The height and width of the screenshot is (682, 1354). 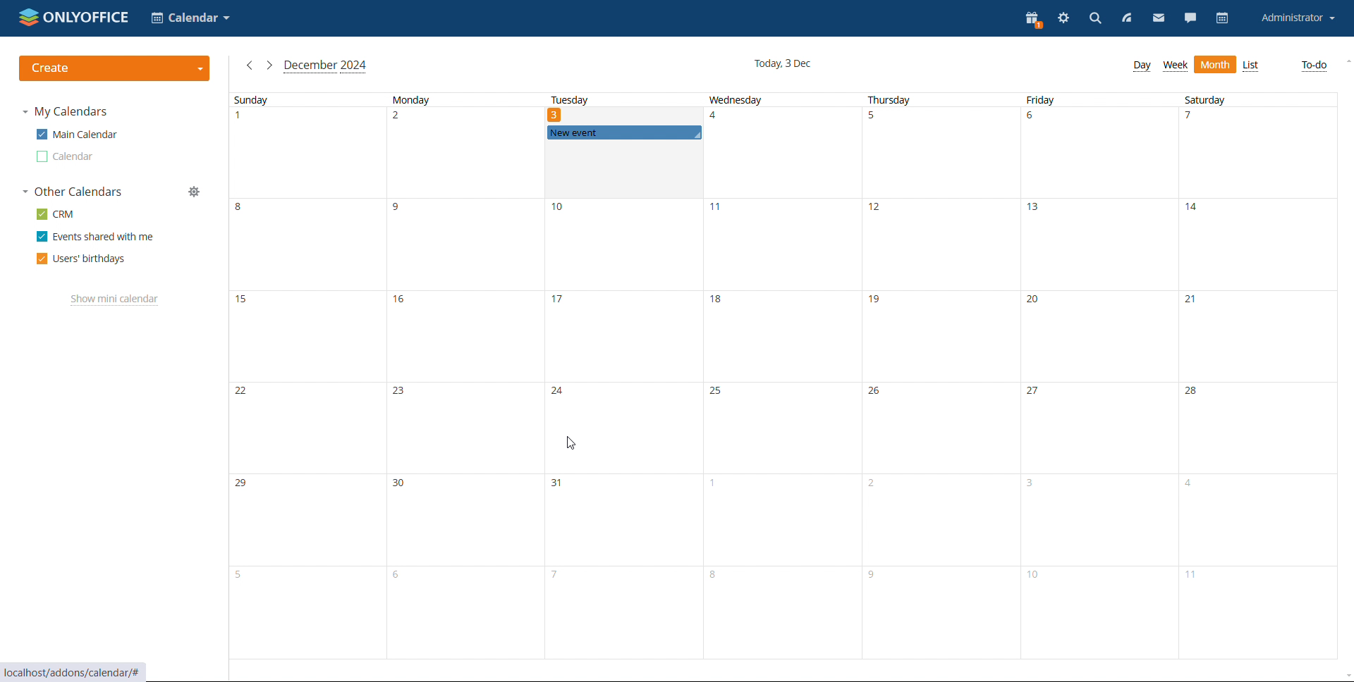 What do you see at coordinates (80, 259) in the screenshot?
I see `users' birthdays` at bounding box center [80, 259].